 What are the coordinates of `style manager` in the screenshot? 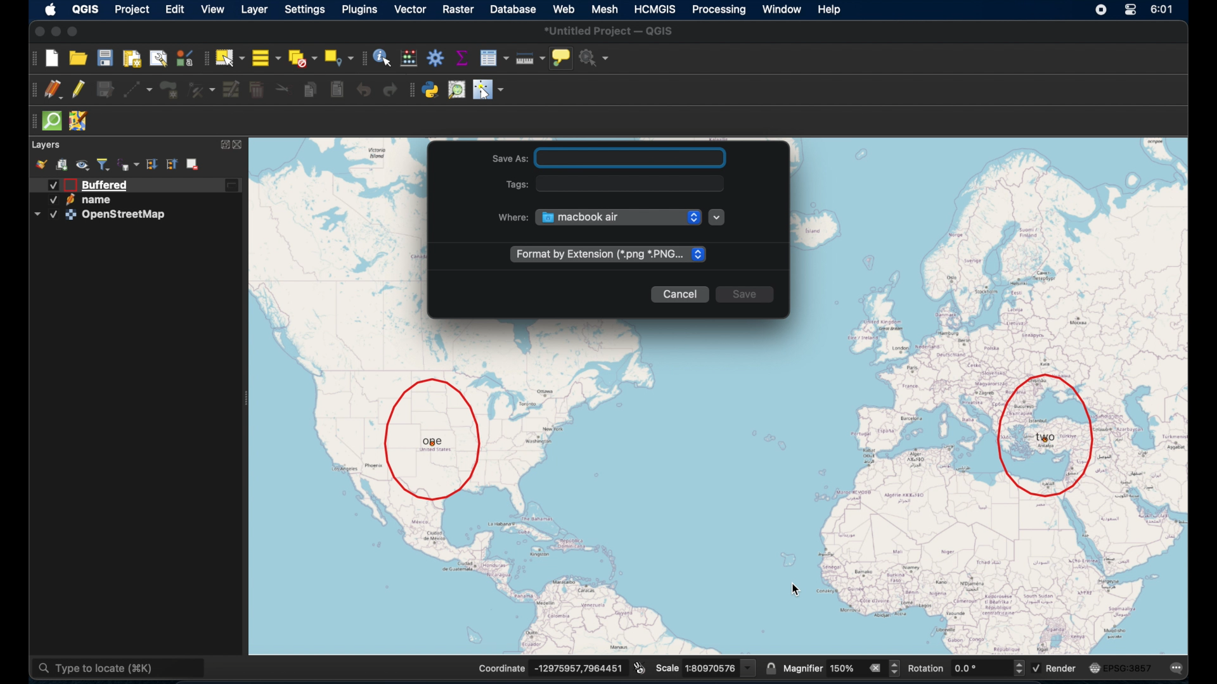 It's located at (42, 164).